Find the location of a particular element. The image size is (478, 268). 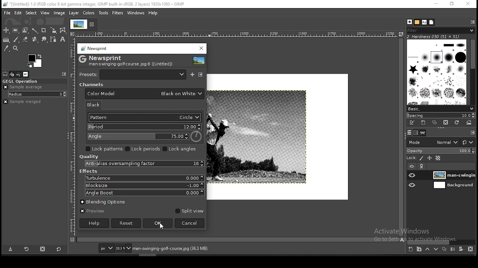

blocksize is located at coordinates (143, 185).